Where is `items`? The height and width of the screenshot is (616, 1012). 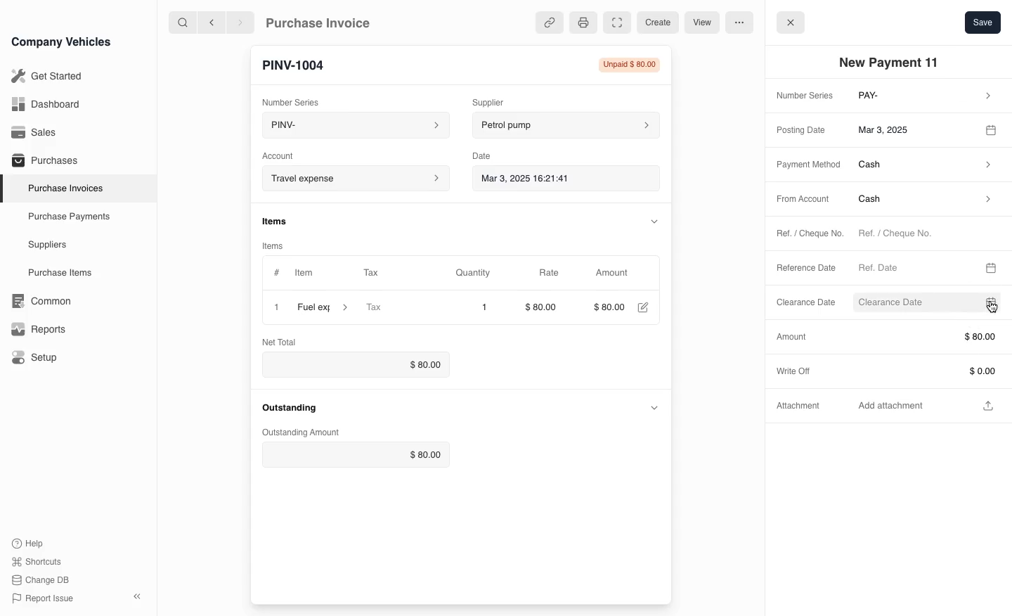
items is located at coordinates (282, 220).